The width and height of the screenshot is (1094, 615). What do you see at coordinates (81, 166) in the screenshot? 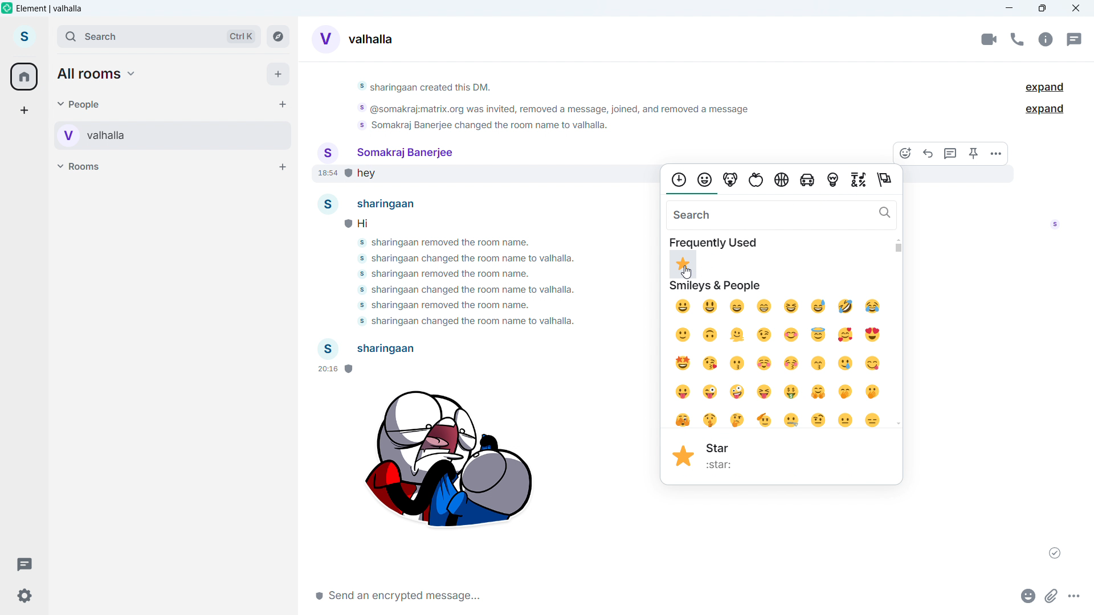
I see `Rooms ` at bounding box center [81, 166].